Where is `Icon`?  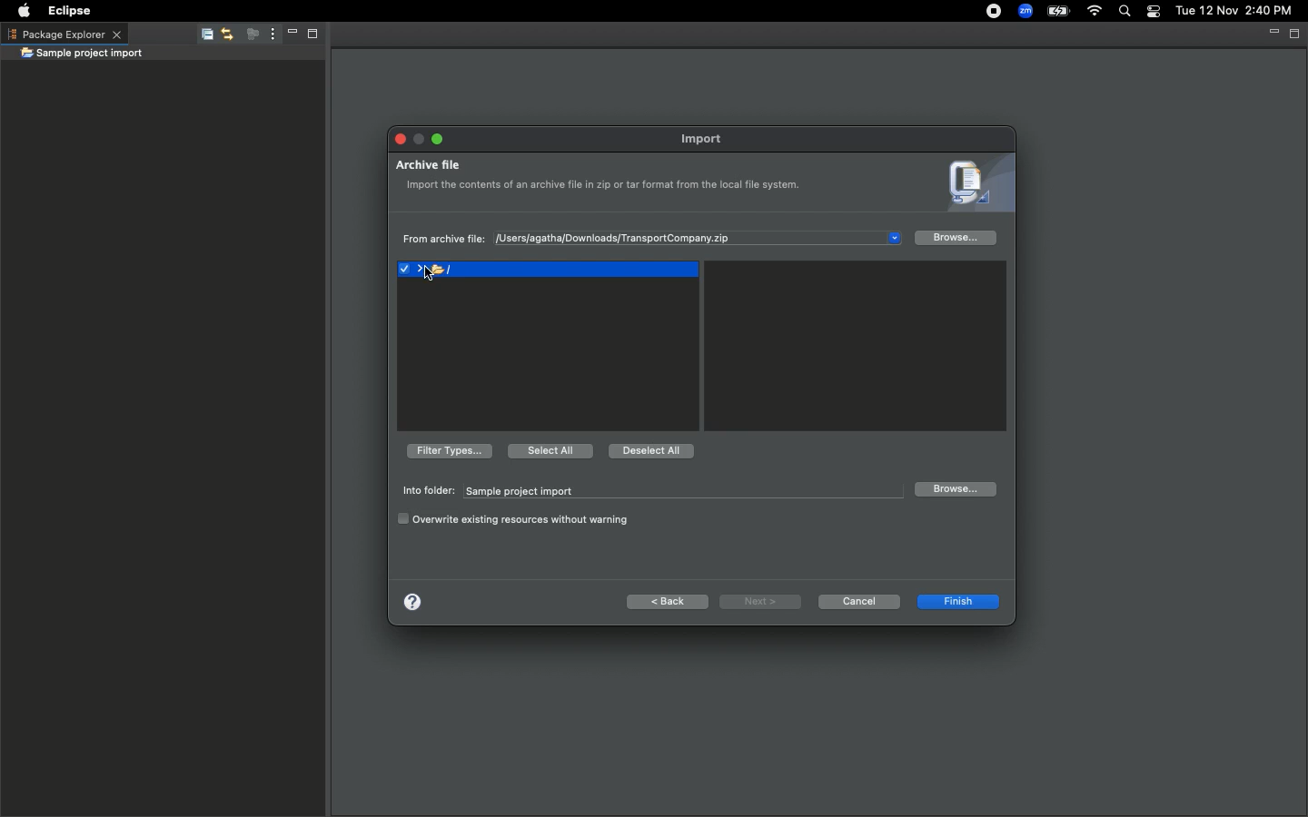 Icon is located at coordinates (974, 185).